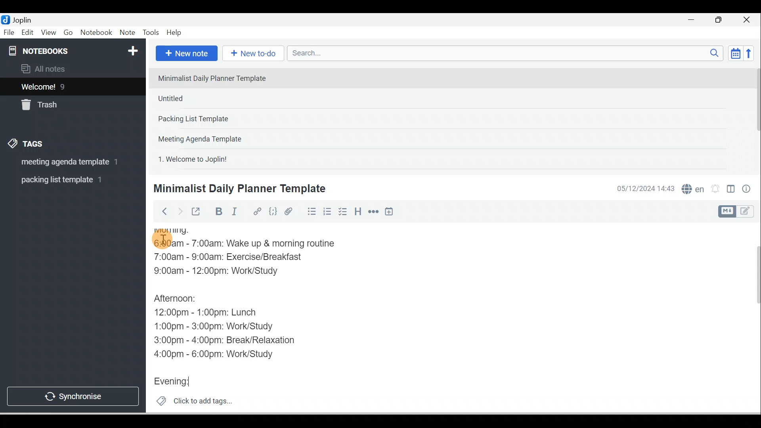 Image resolution: width=761 pixels, height=428 pixels. I want to click on 4:00pm - 6:00pm: Work/Study, so click(217, 354).